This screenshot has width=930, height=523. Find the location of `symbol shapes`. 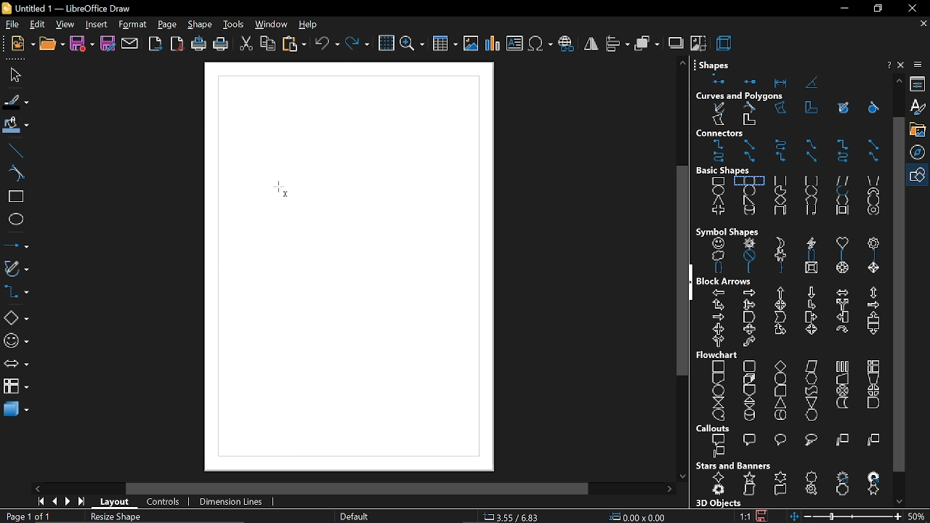

symbol shapes is located at coordinates (727, 231).